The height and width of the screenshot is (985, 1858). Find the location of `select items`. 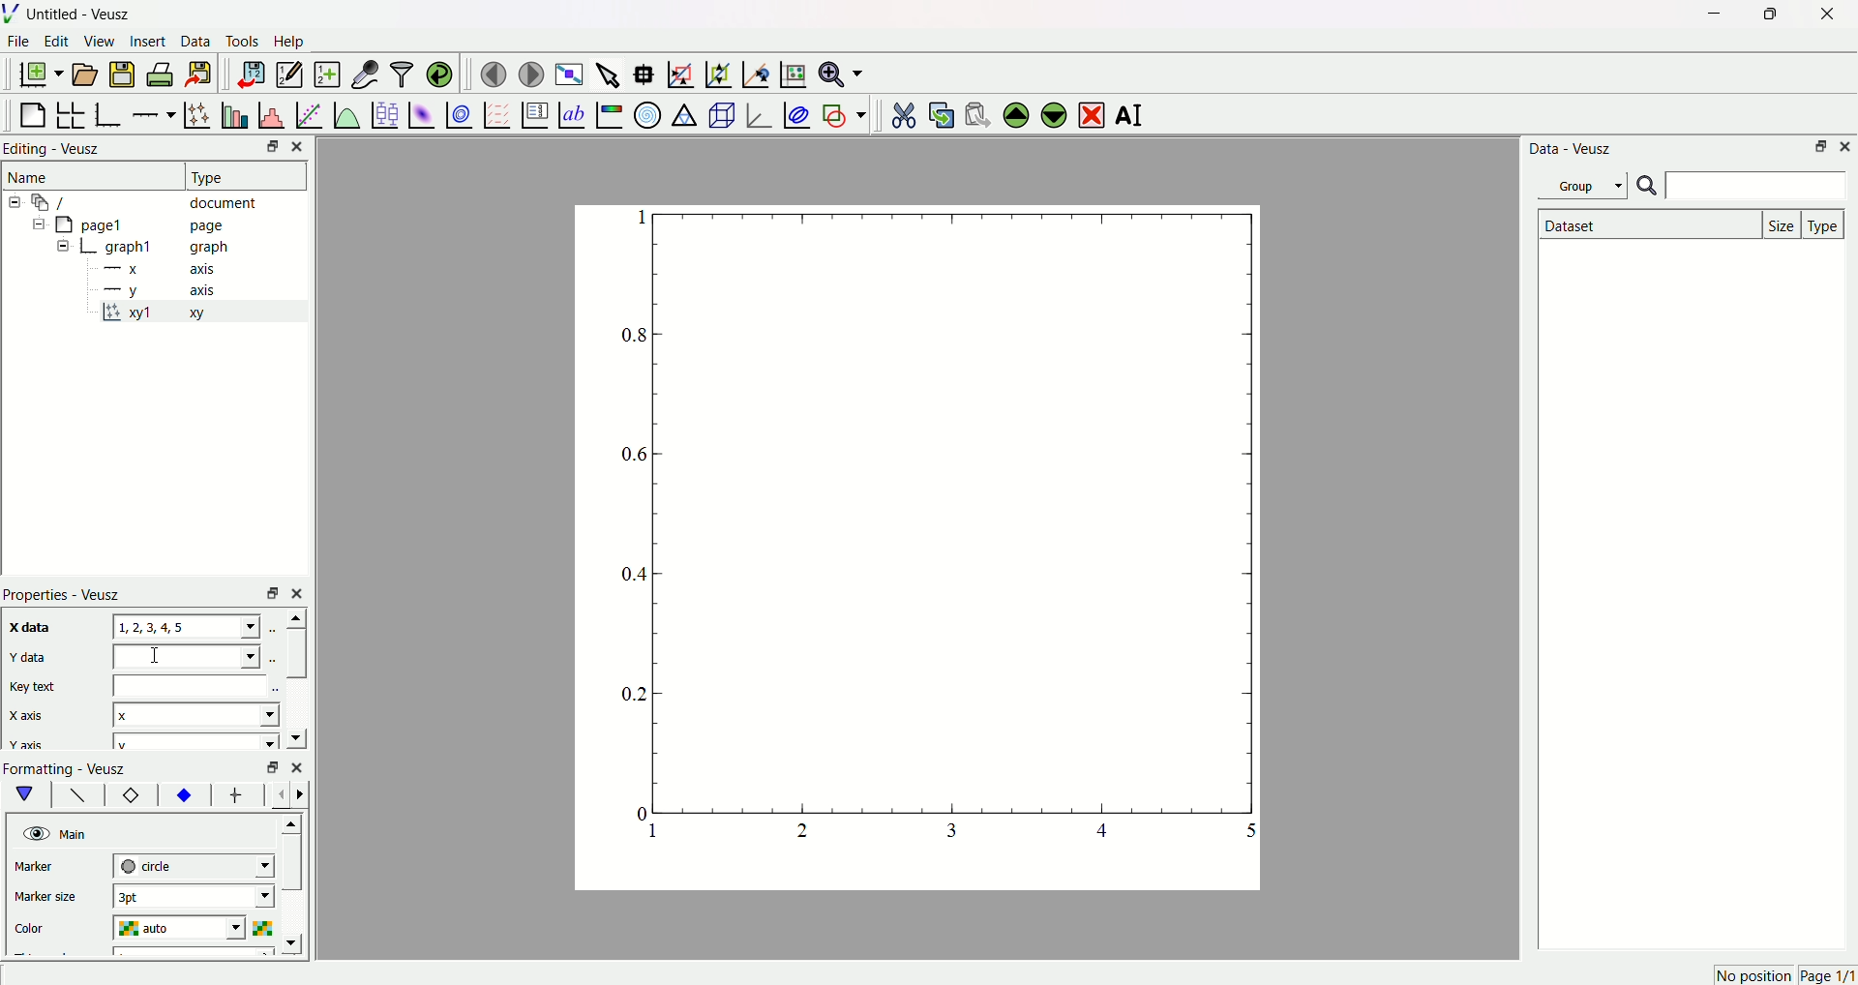

select items is located at coordinates (610, 72).